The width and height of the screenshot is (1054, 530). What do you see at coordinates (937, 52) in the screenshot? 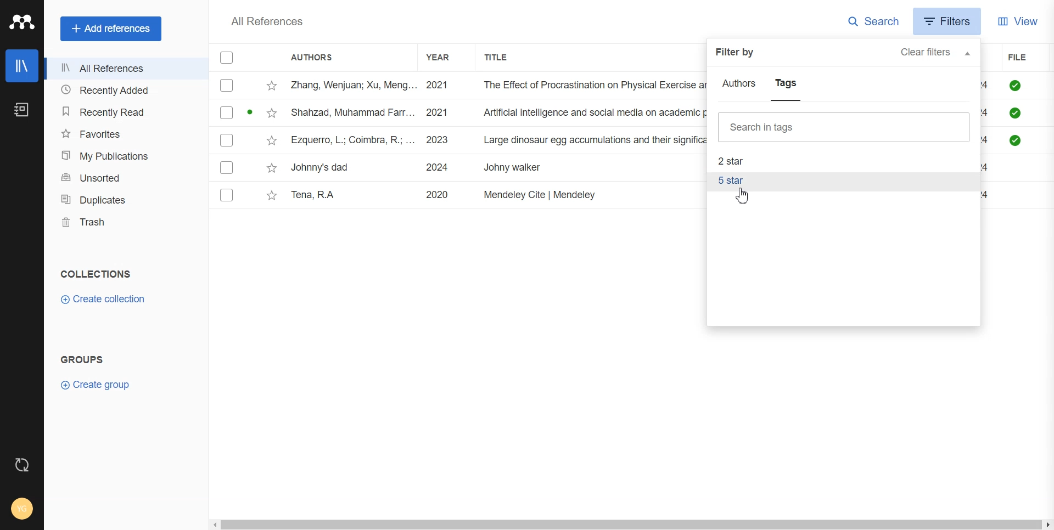
I see `Clear filters` at bounding box center [937, 52].